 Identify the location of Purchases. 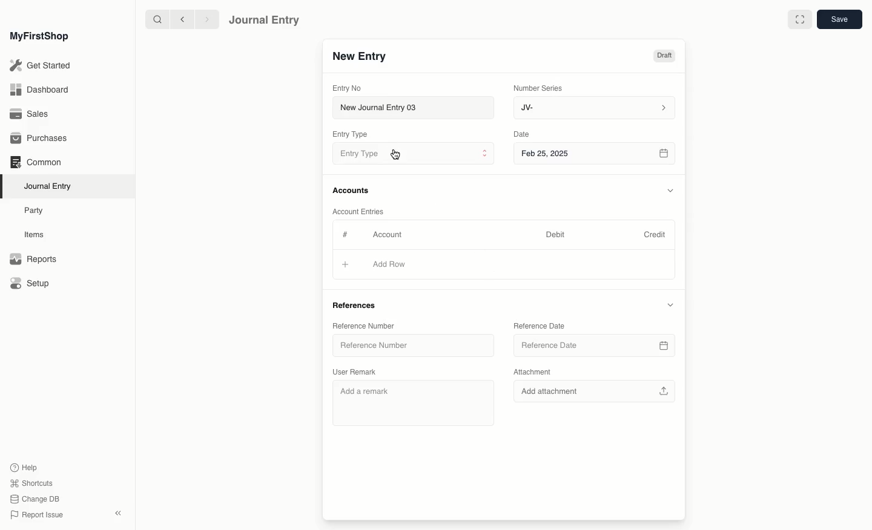
(42, 139).